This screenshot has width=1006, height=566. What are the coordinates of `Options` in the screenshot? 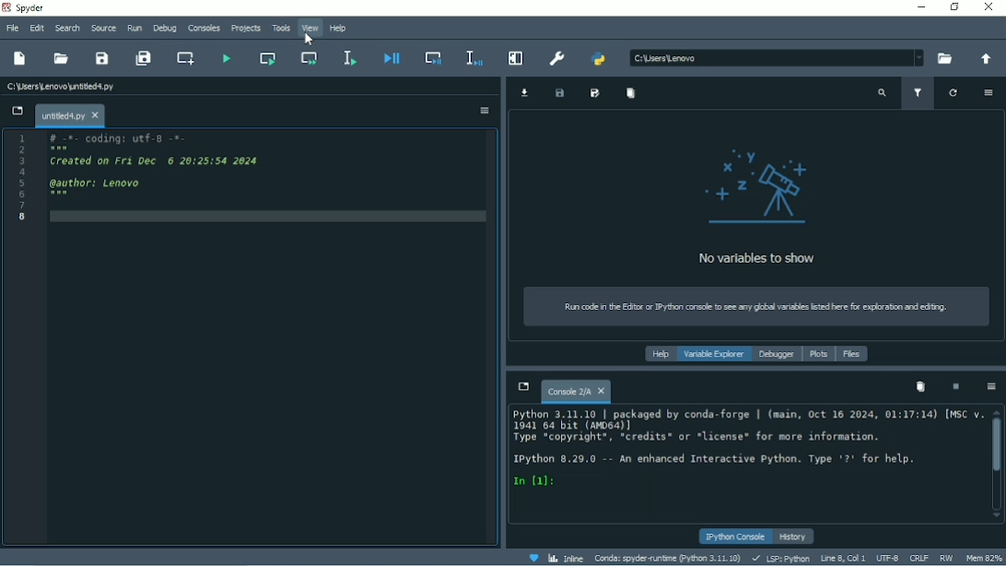 It's located at (484, 112).